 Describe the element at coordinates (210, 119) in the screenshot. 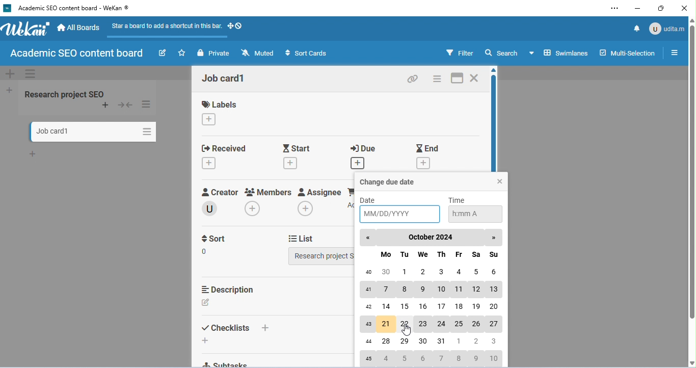

I see `change labels` at that location.